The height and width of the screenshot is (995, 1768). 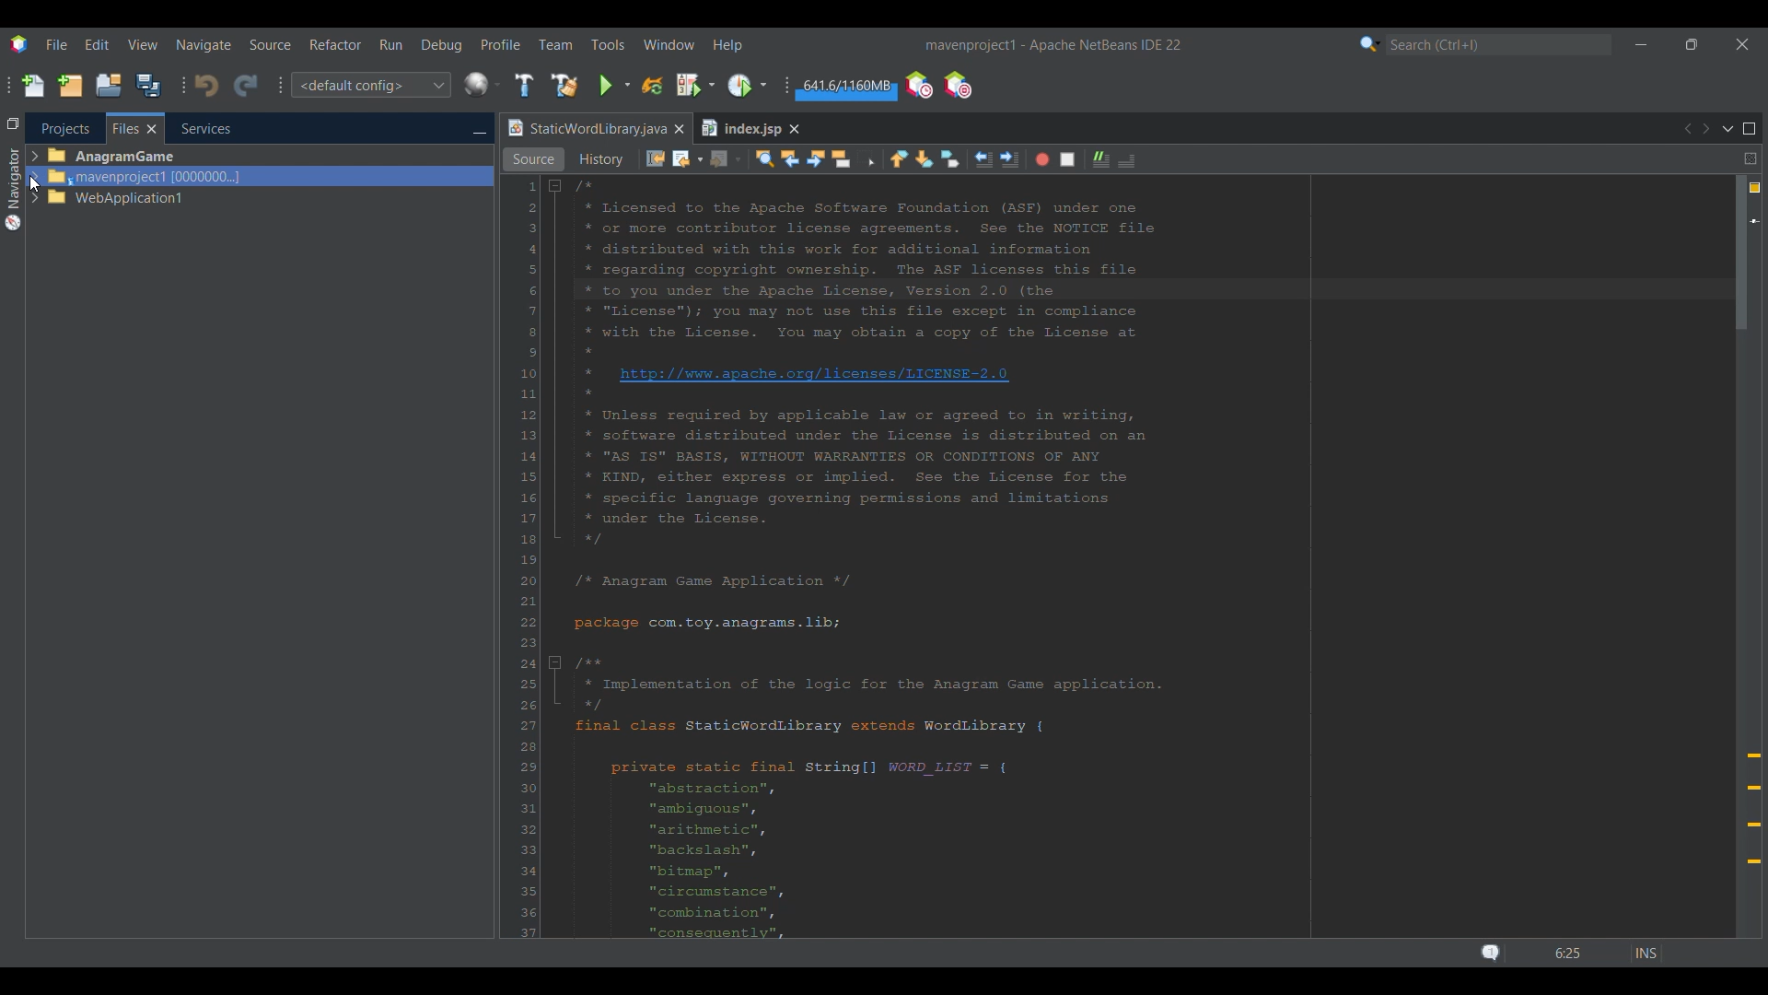 What do you see at coordinates (846, 88) in the screenshot?
I see `Garbage collection amount changed` at bounding box center [846, 88].